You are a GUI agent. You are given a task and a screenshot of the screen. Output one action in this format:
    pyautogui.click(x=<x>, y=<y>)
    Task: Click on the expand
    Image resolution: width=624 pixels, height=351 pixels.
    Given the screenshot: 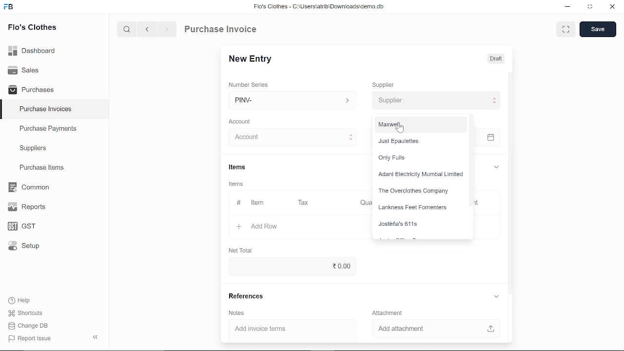 What is the action you would take?
    pyautogui.click(x=496, y=296)
    